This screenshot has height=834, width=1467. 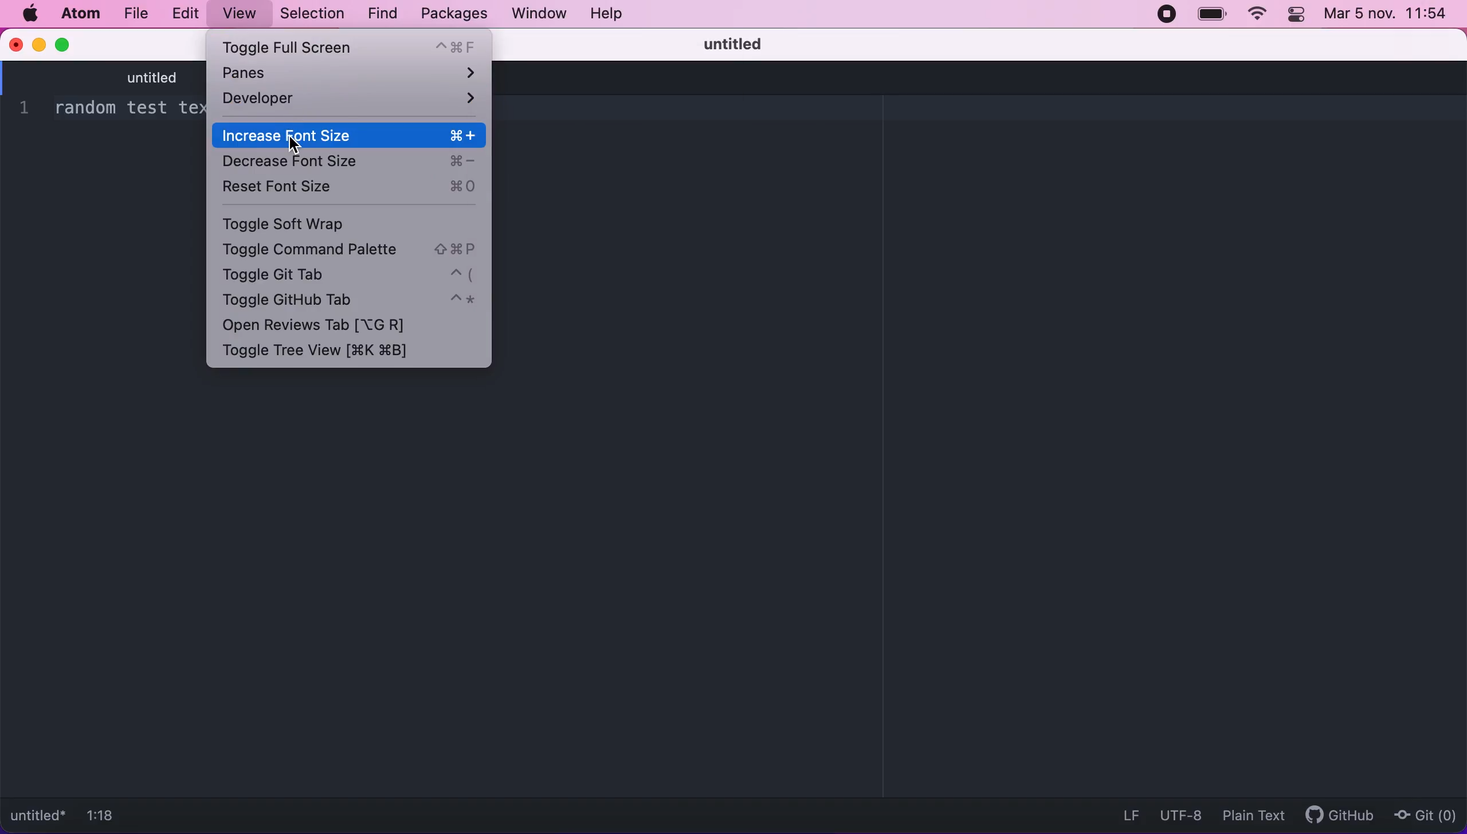 I want to click on toggle github tab, so click(x=350, y=301).